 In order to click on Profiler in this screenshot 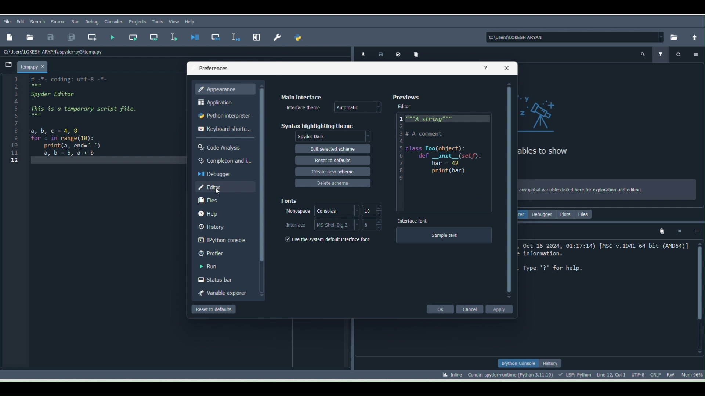, I will do `click(225, 253)`.